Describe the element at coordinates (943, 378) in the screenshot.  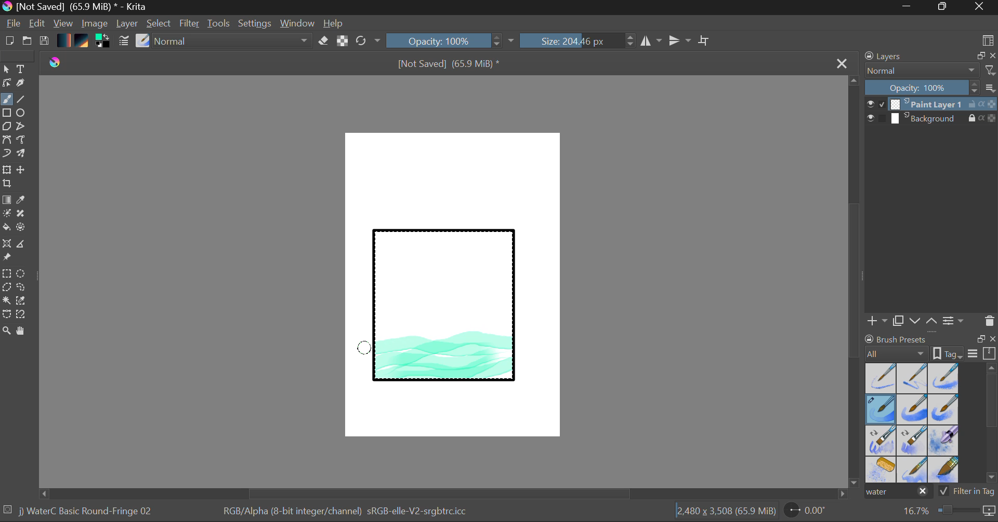
I see `Water C - Wet Pattern` at that location.